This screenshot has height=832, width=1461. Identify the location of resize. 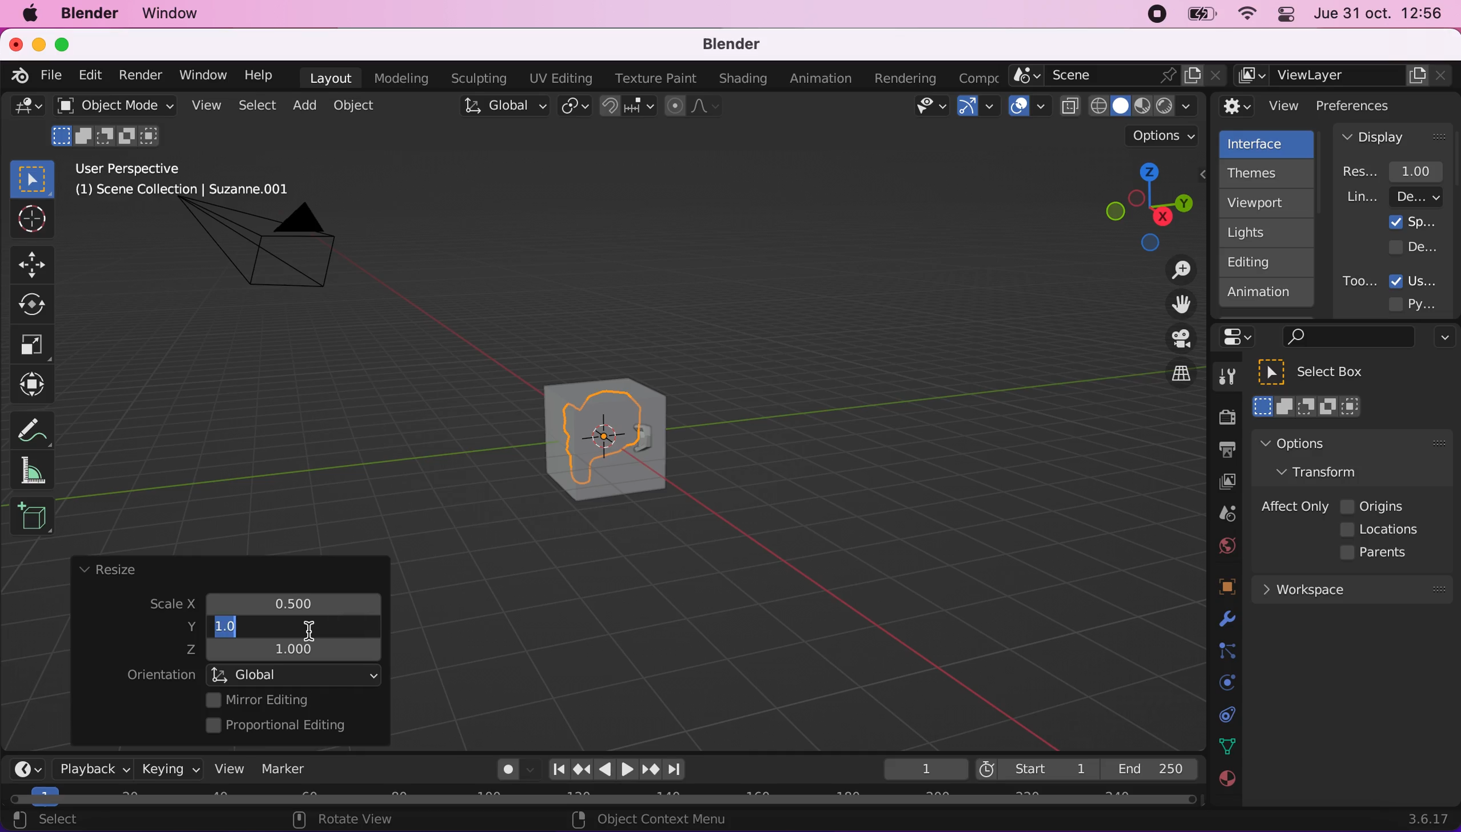
(107, 570).